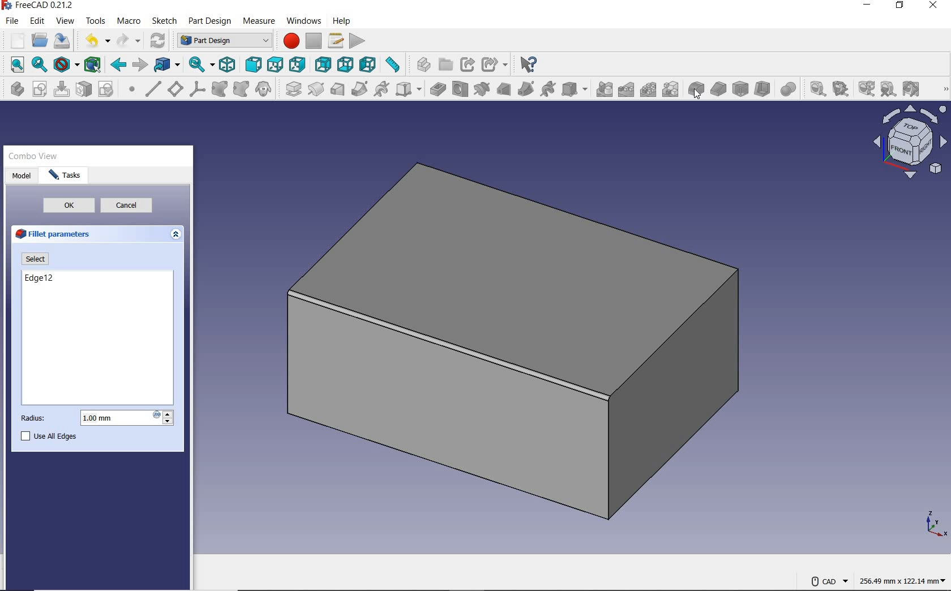 The image size is (951, 591). Describe the element at coordinates (315, 40) in the screenshot. I see `stop macro recording` at that location.